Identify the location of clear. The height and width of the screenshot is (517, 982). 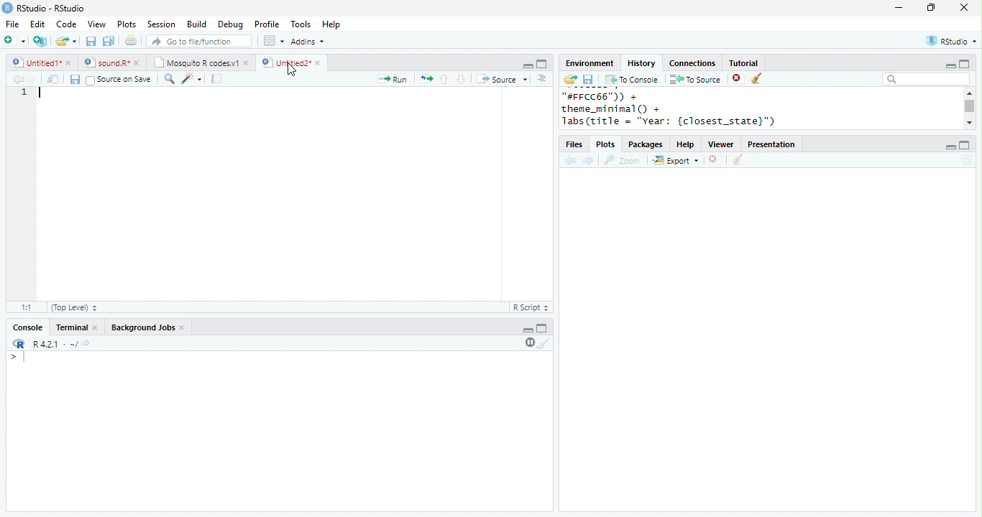
(756, 78).